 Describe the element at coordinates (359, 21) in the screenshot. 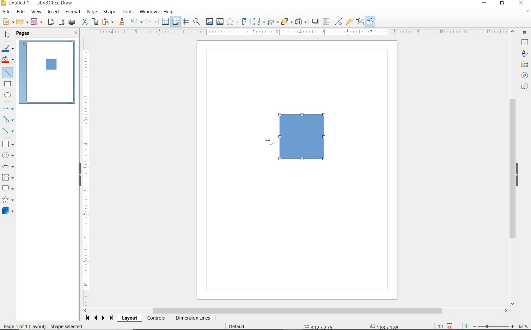

I see `TOGGLE EXTRUSION` at that location.